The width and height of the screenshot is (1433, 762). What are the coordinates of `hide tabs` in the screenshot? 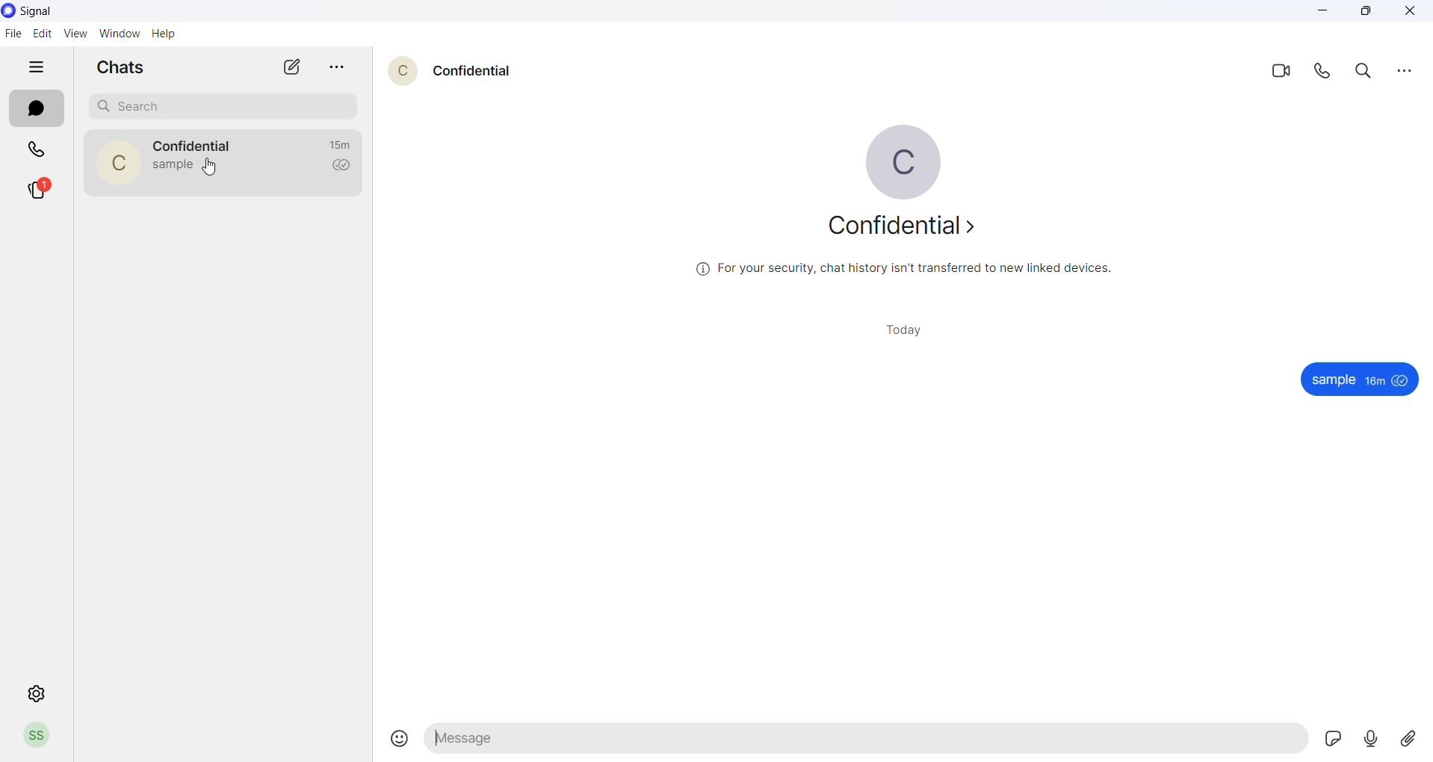 It's located at (38, 68).